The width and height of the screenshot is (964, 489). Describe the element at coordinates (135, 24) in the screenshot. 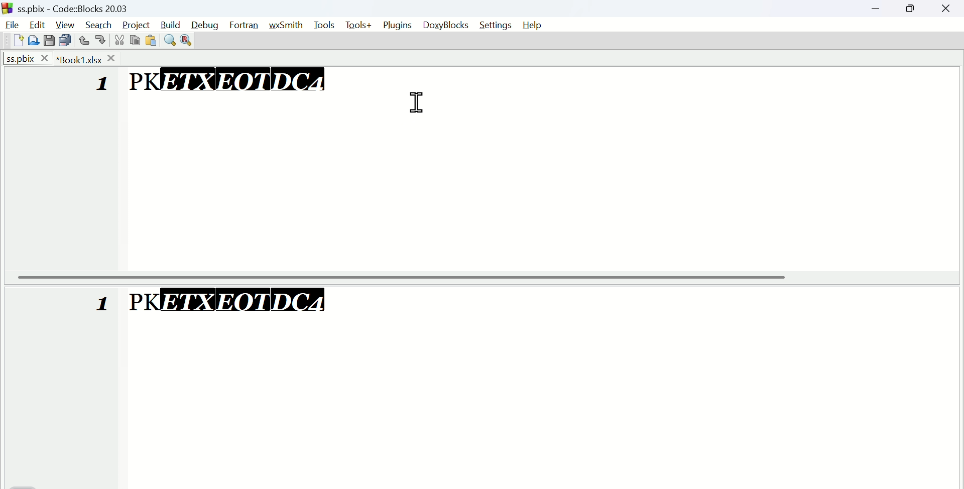

I see `Project` at that location.